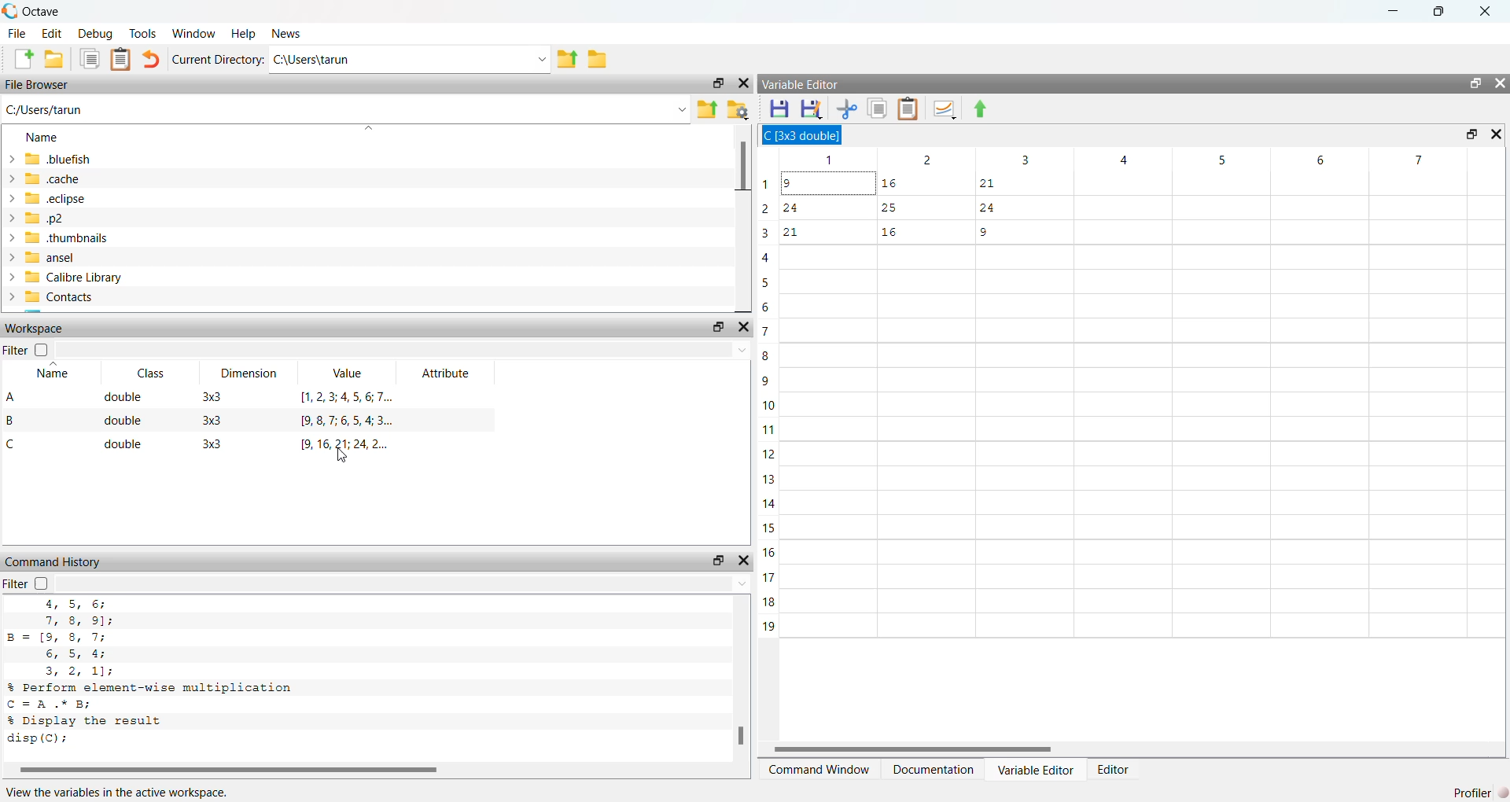 This screenshot has width=1510, height=802. What do you see at coordinates (118, 793) in the screenshot?
I see `View the variables in the active workspace.` at bounding box center [118, 793].